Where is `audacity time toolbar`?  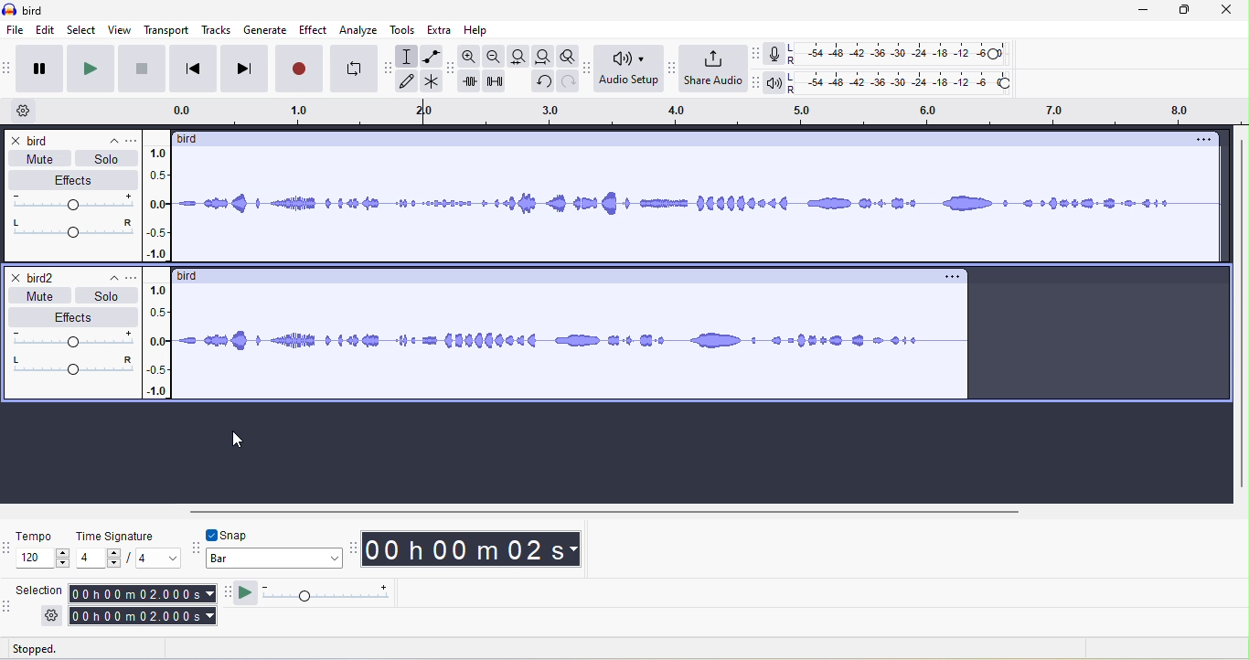
audacity time toolbar is located at coordinates (355, 550).